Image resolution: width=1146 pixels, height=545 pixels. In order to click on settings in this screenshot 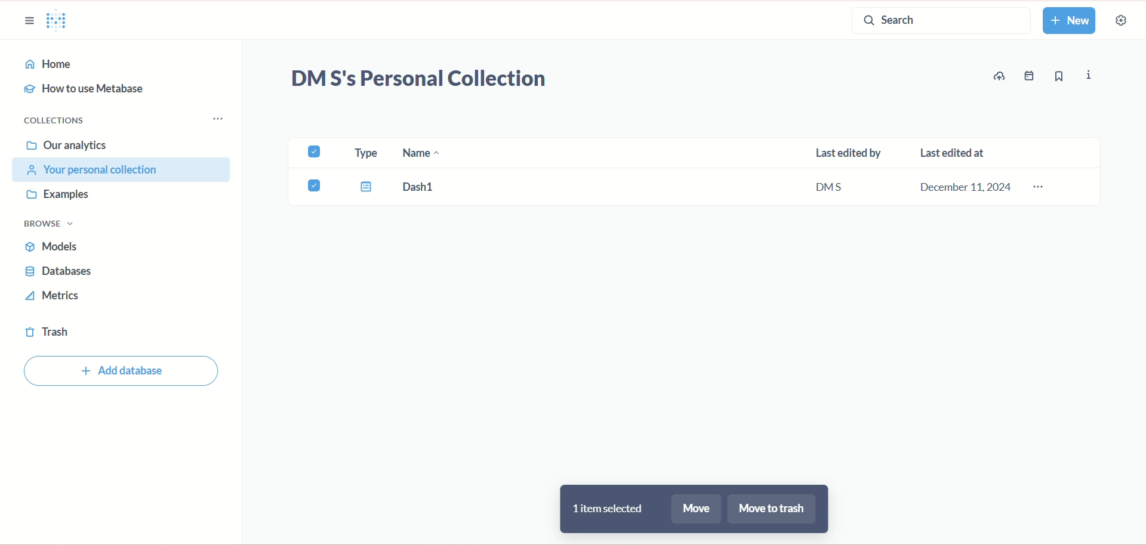, I will do `click(1120, 20)`.